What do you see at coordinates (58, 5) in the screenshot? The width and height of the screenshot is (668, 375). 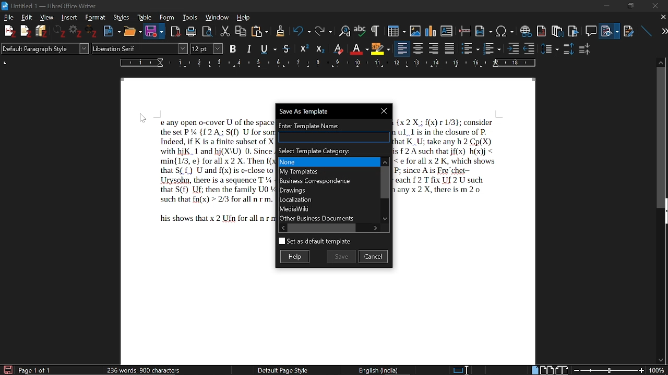 I see `Untitled - LibreOffice Writer` at bounding box center [58, 5].